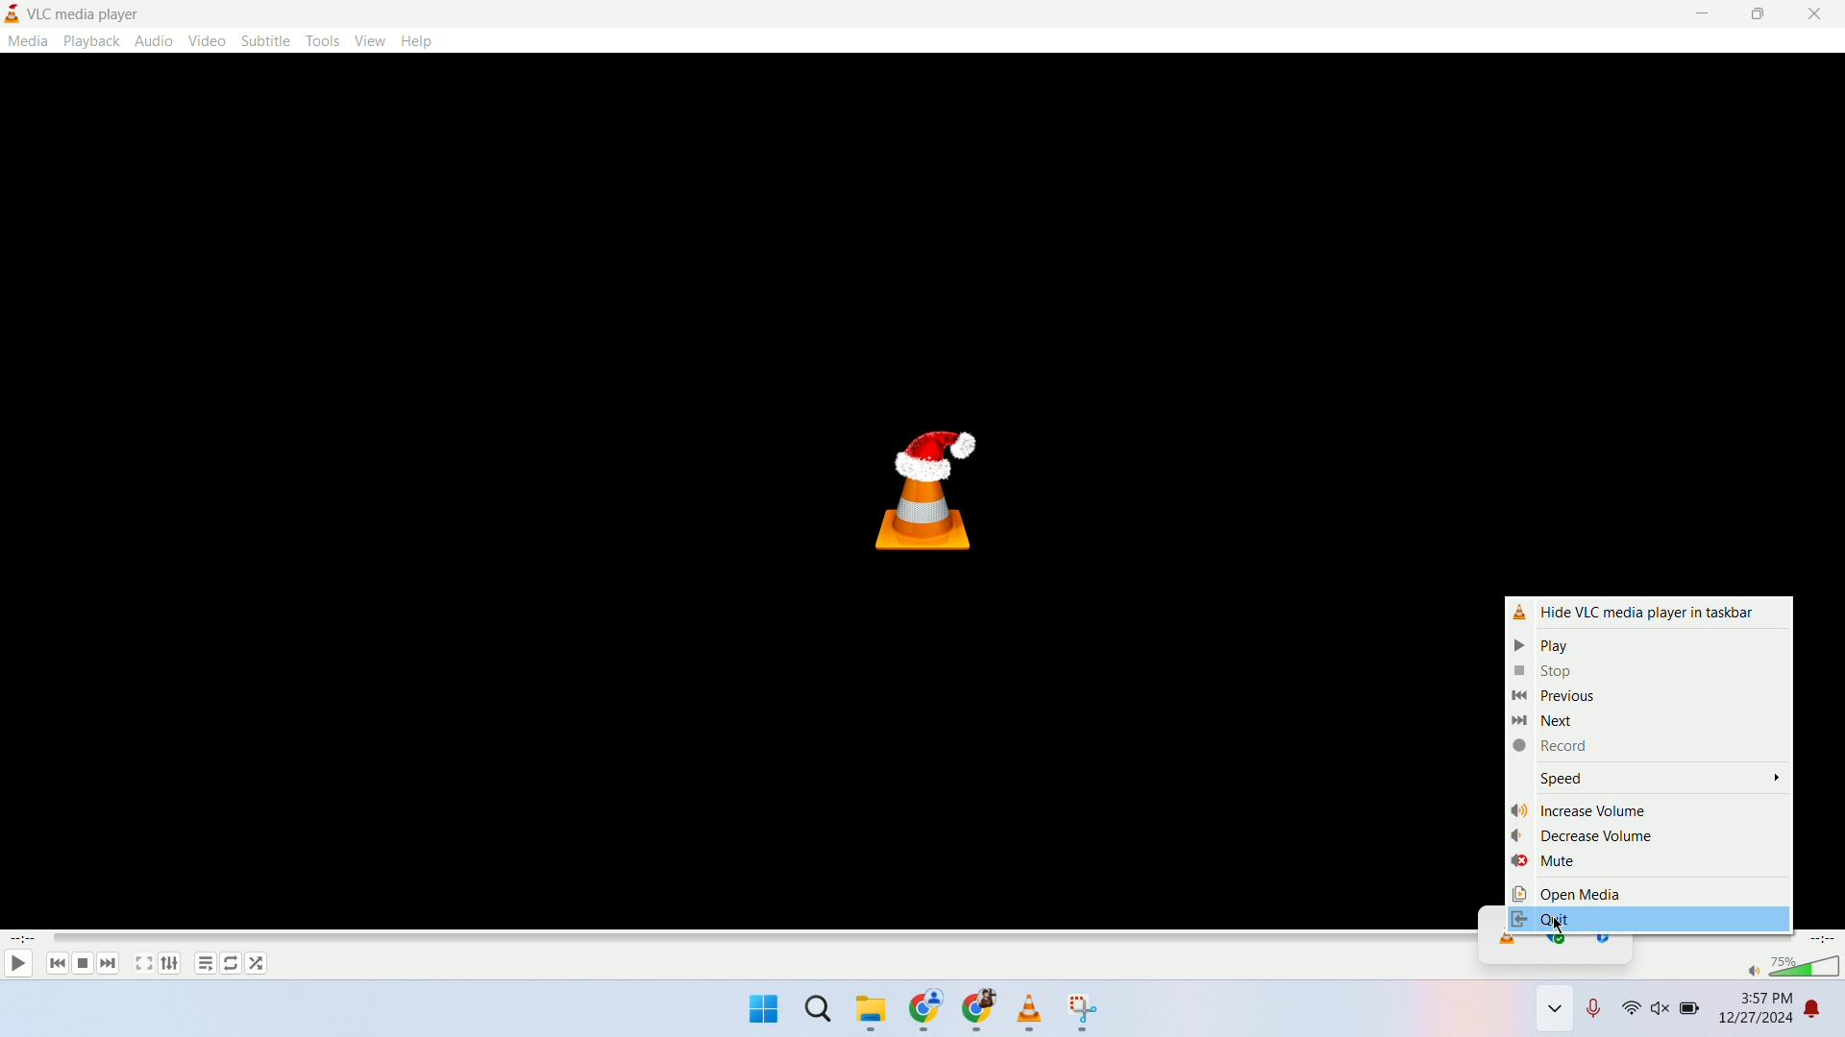 The image size is (1845, 1037). What do you see at coordinates (1703, 14) in the screenshot?
I see `minimize` at bounding box center [1703, 14].